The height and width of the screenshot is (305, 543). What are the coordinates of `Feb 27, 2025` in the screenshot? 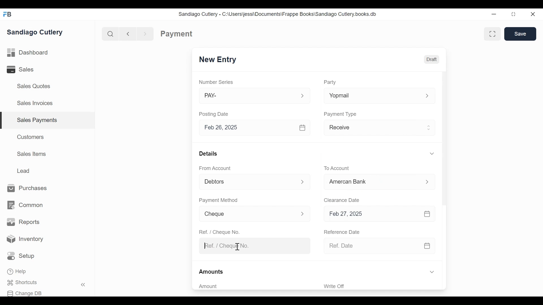 It's located at (371, 214).